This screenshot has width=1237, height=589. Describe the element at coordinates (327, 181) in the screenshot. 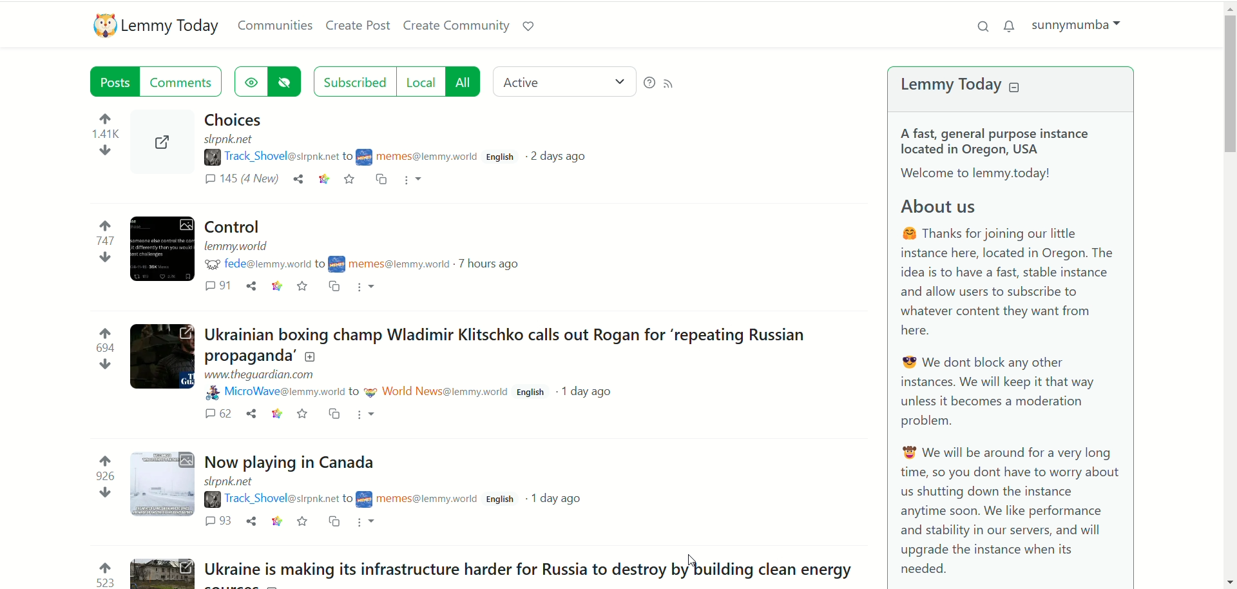

I see `link` at that location.